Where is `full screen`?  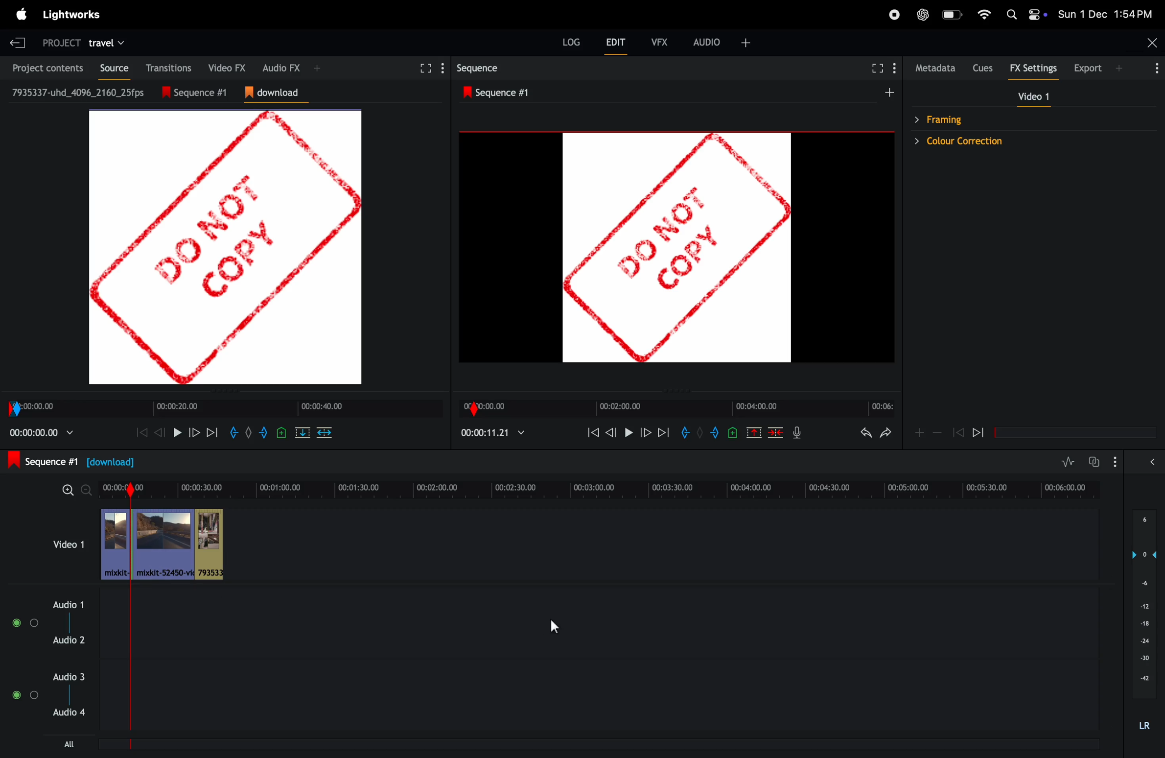 full screen is located at coordinates (424, 69).